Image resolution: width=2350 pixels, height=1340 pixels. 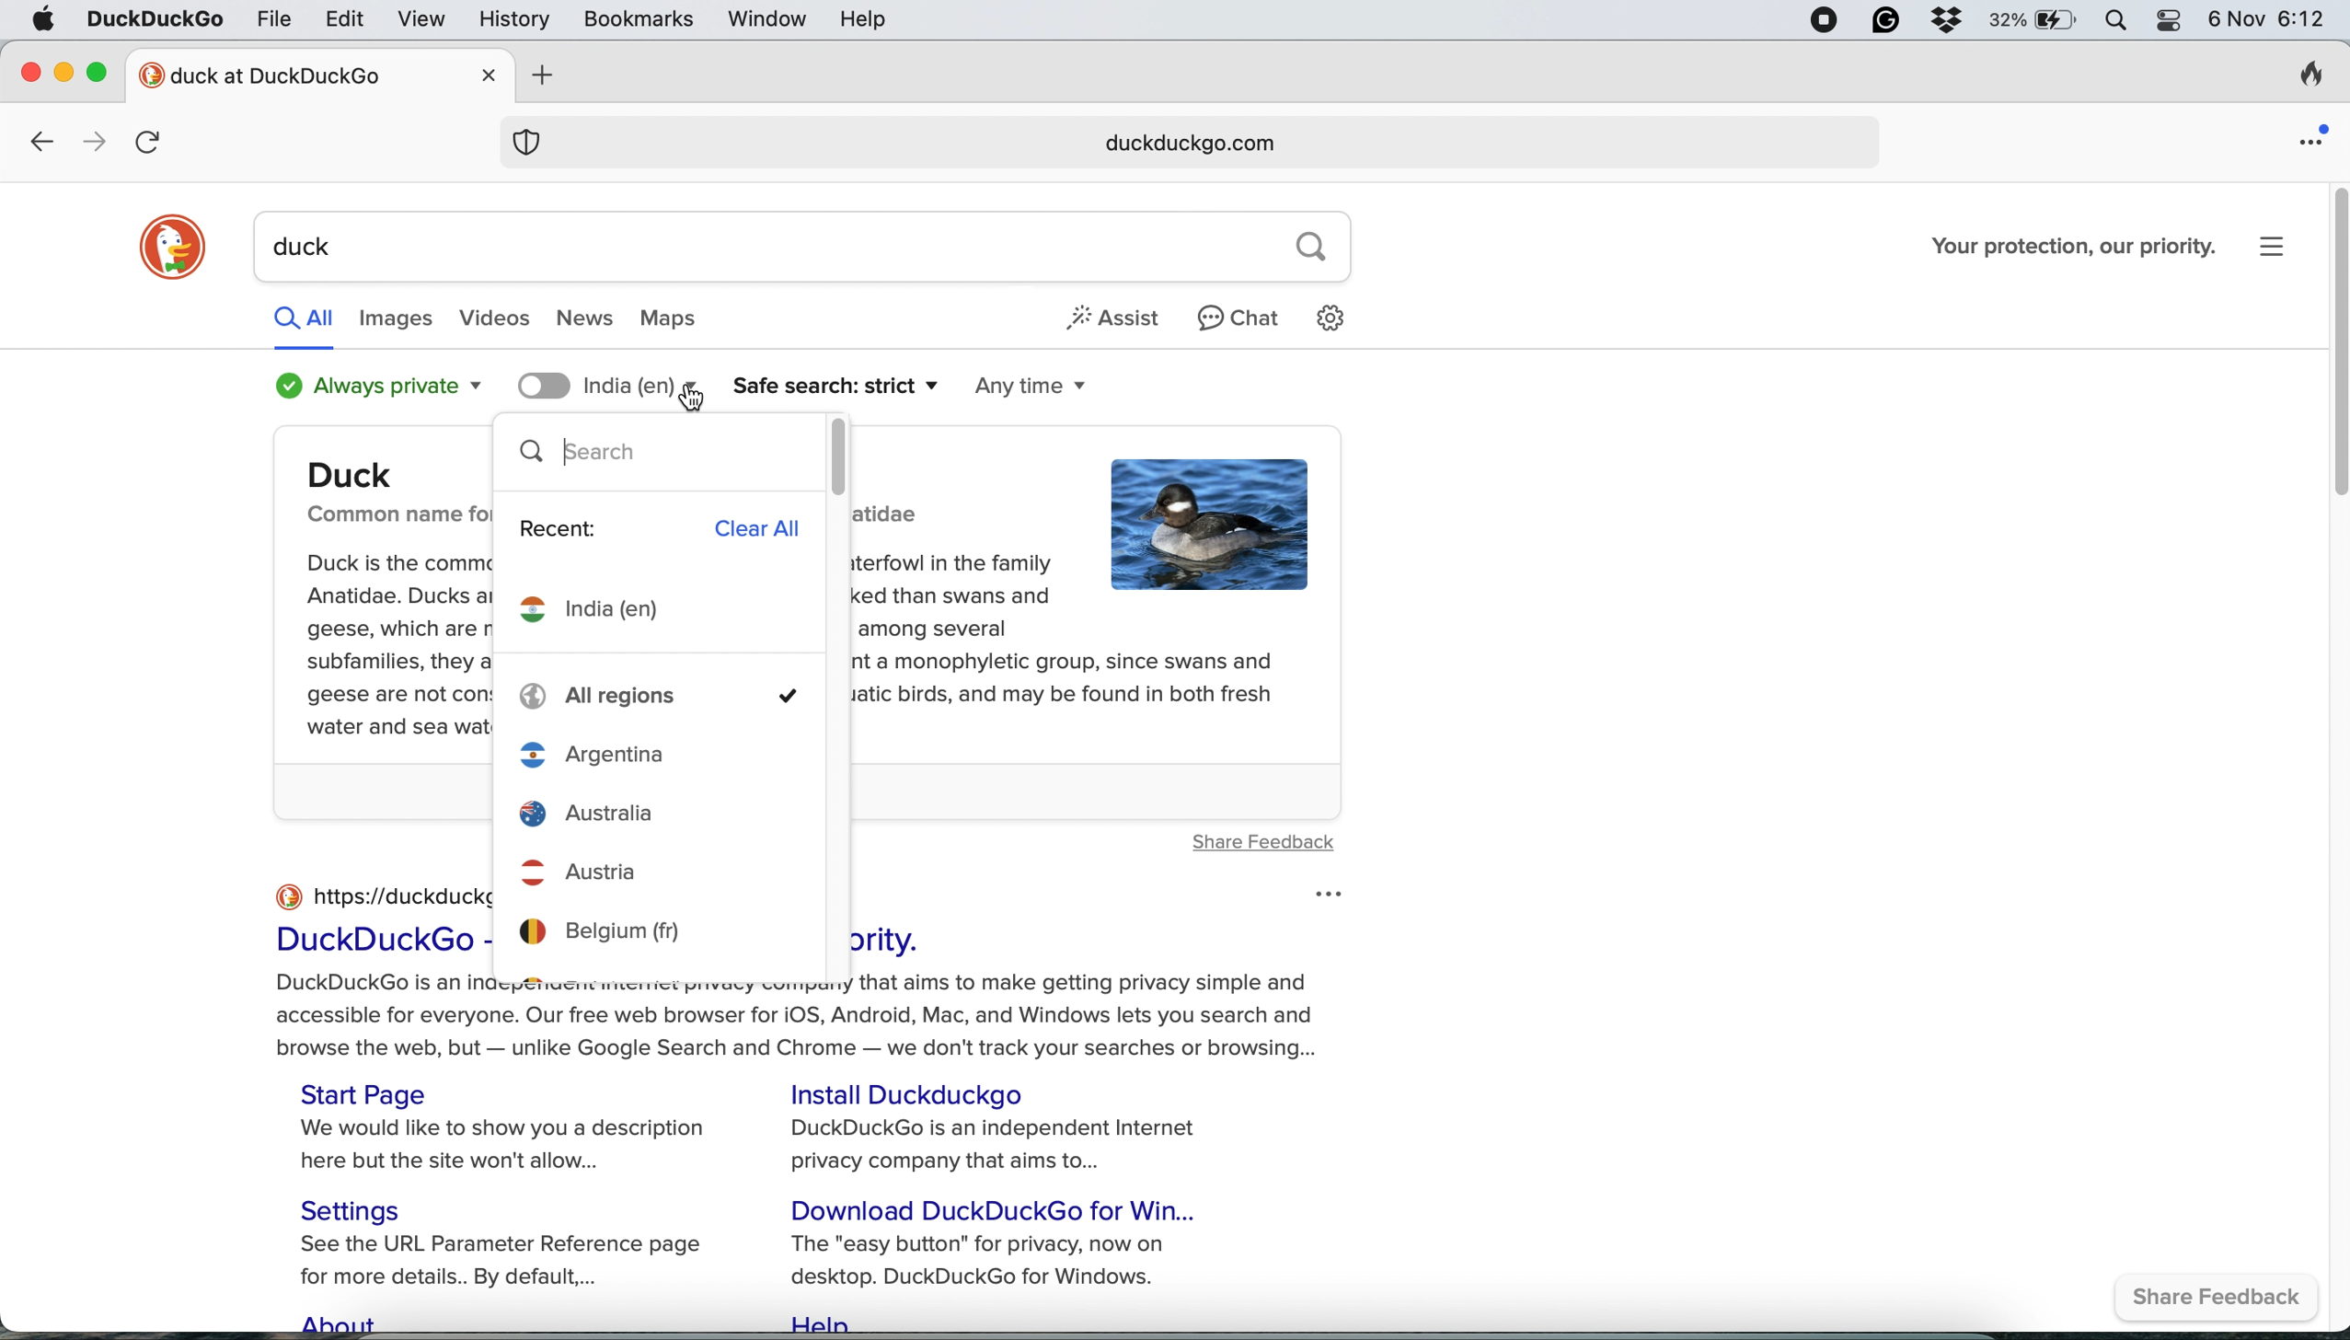 What do you see at coordinates (987, 1260) in the screenshot?
I see `The "easy button" for privacy, now on
desktop. DuckDuckGo for Windows.` at bounding box center [987, 1260].